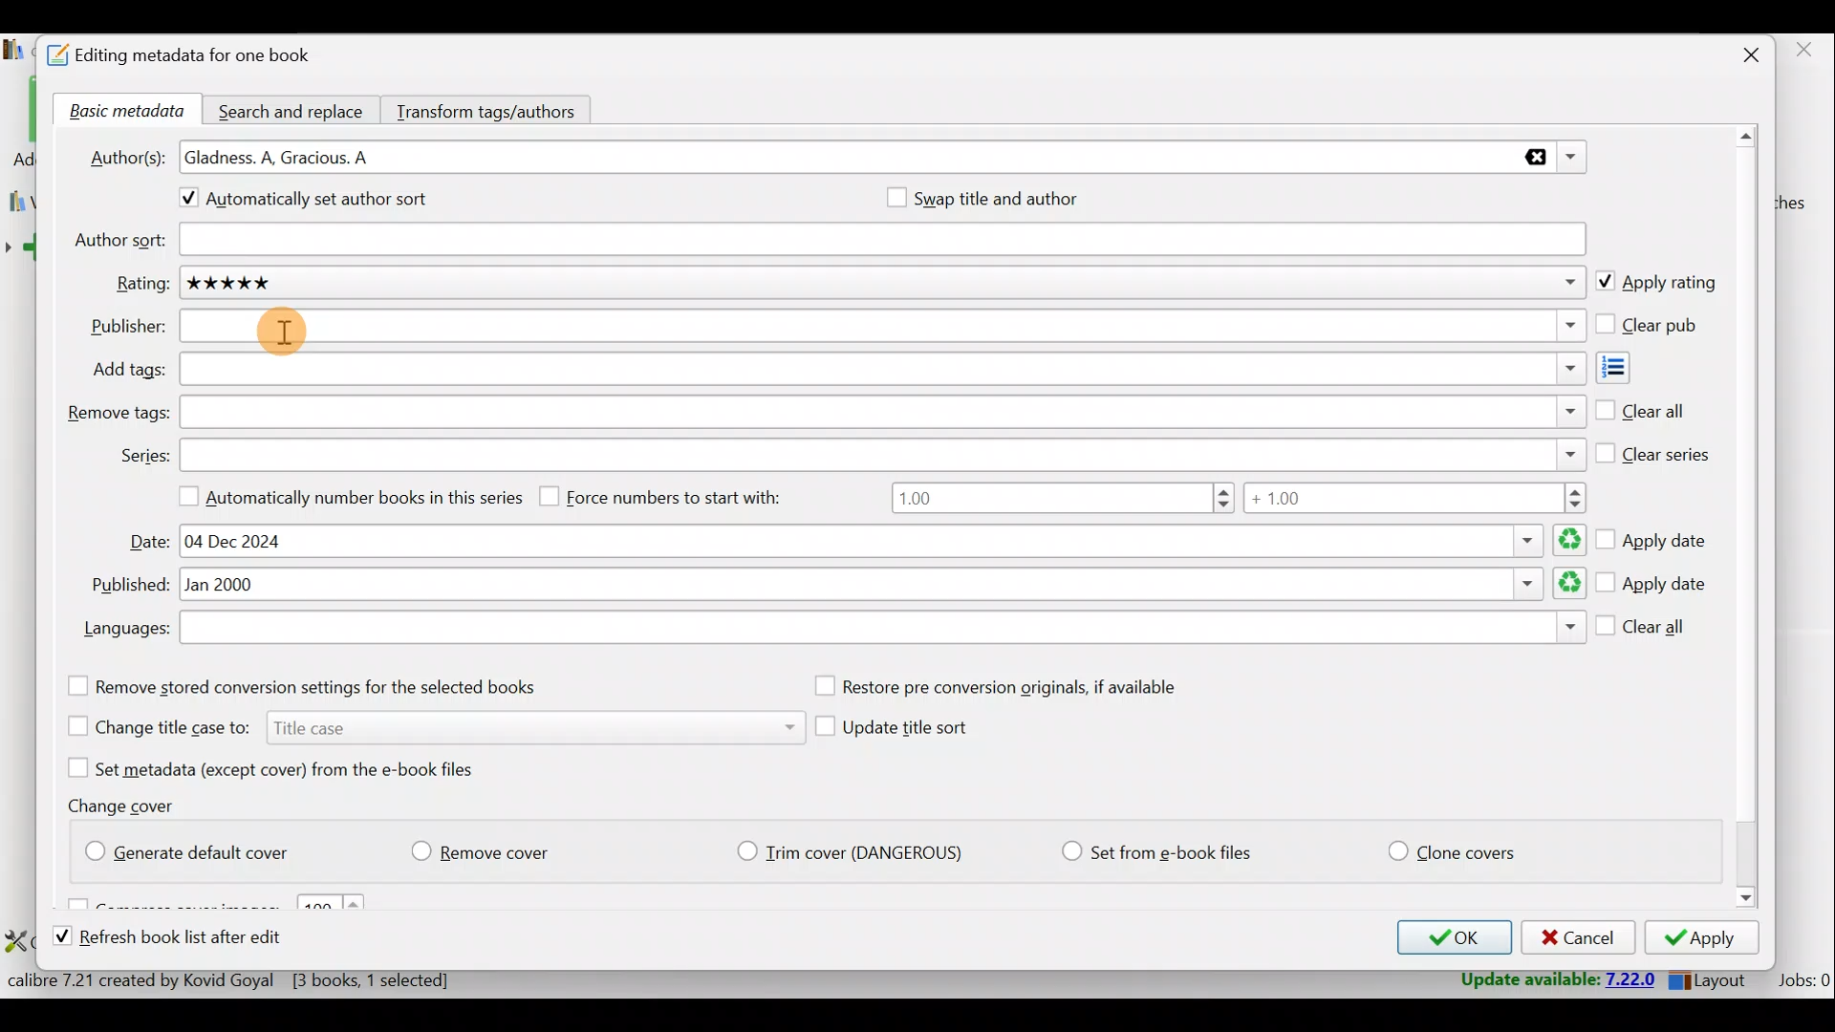 Image resolution: width=1835 pixels, height=1032 pixels. I want to click on Remove tags:, so click(117, 414).